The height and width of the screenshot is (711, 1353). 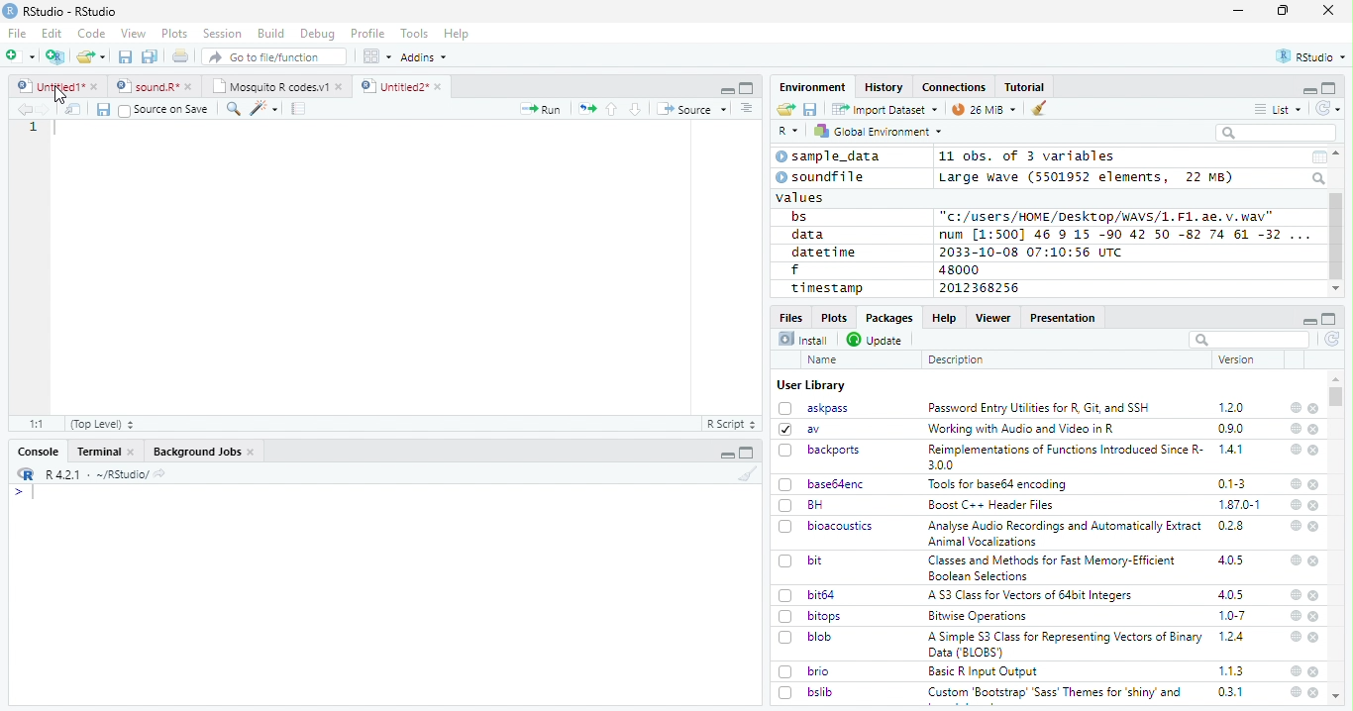 What do you see at coordinates (999, 484) in the screenshot?
I see `Tools for baseb4 encoding` at bounding box center [999, 484].